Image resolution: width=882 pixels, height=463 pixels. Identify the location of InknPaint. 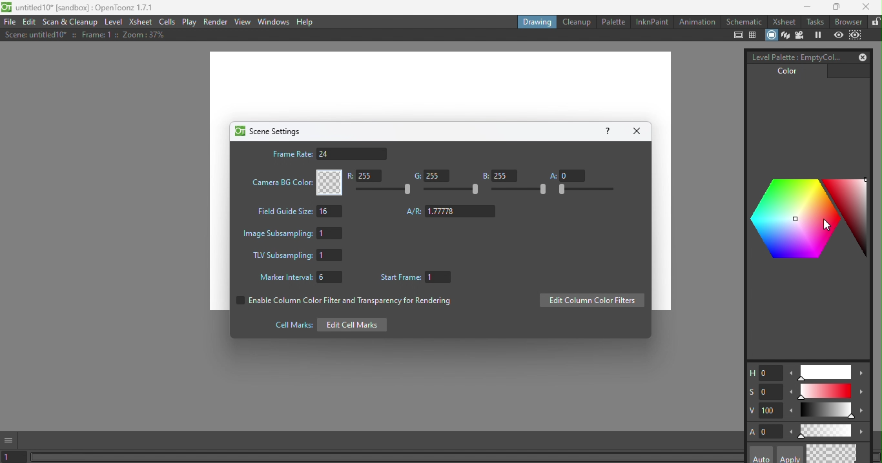
(651, 21).